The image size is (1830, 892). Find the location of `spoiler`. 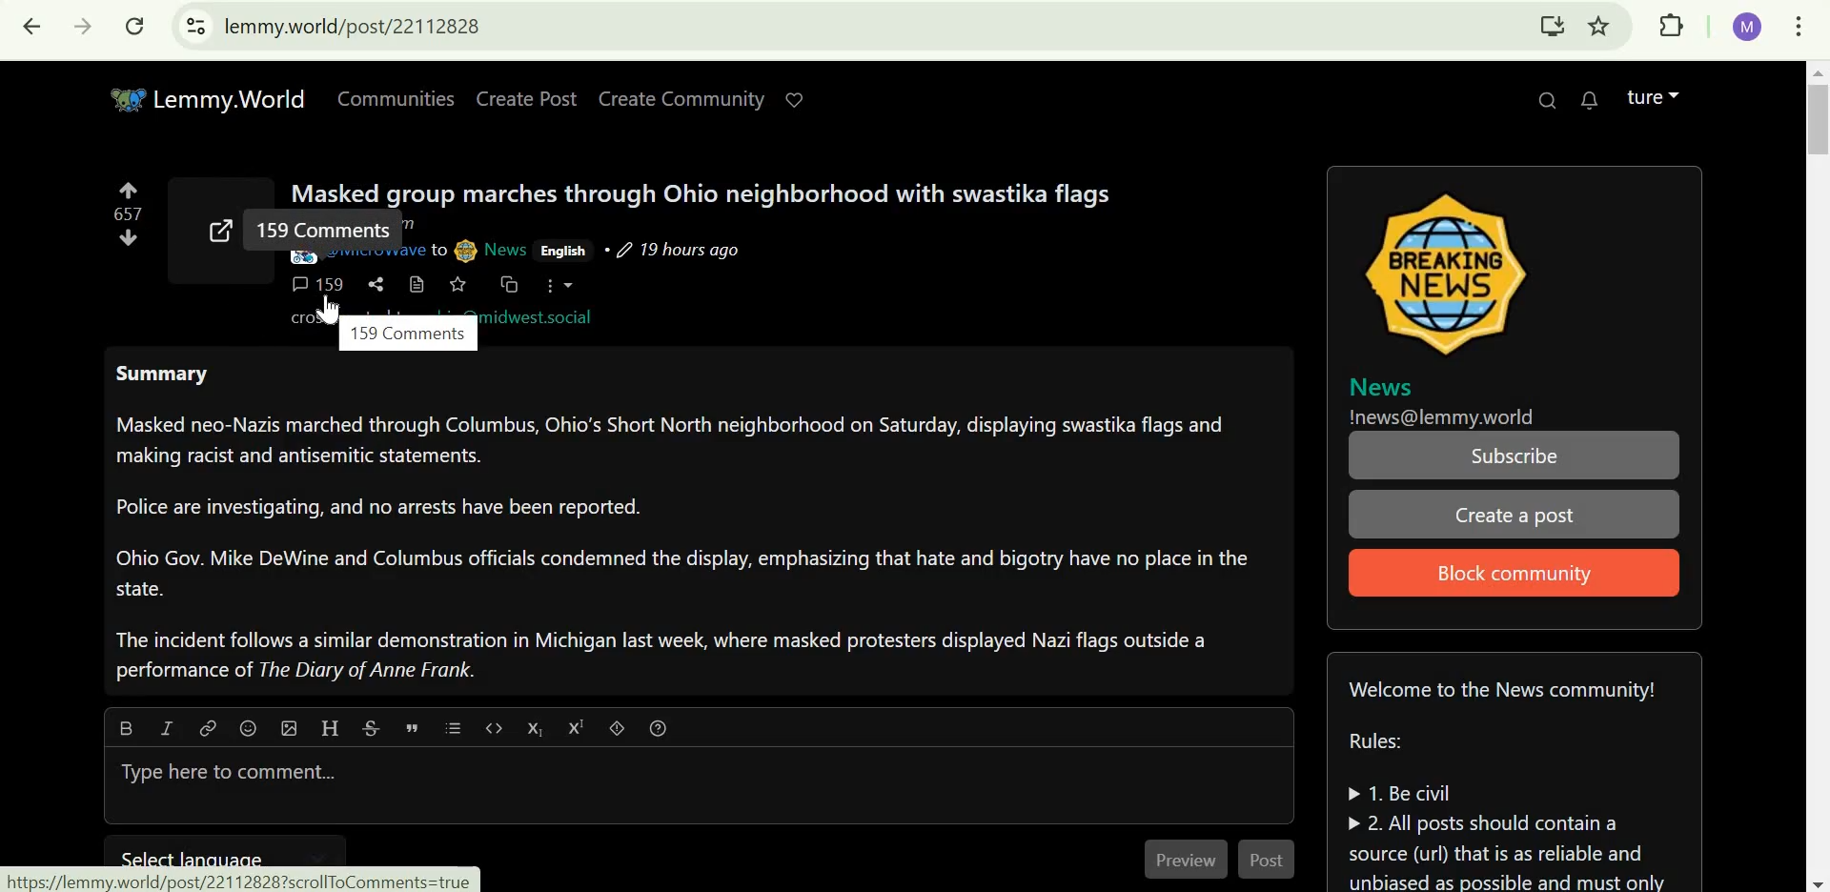

spoiler is located at coordinates (617, 728).